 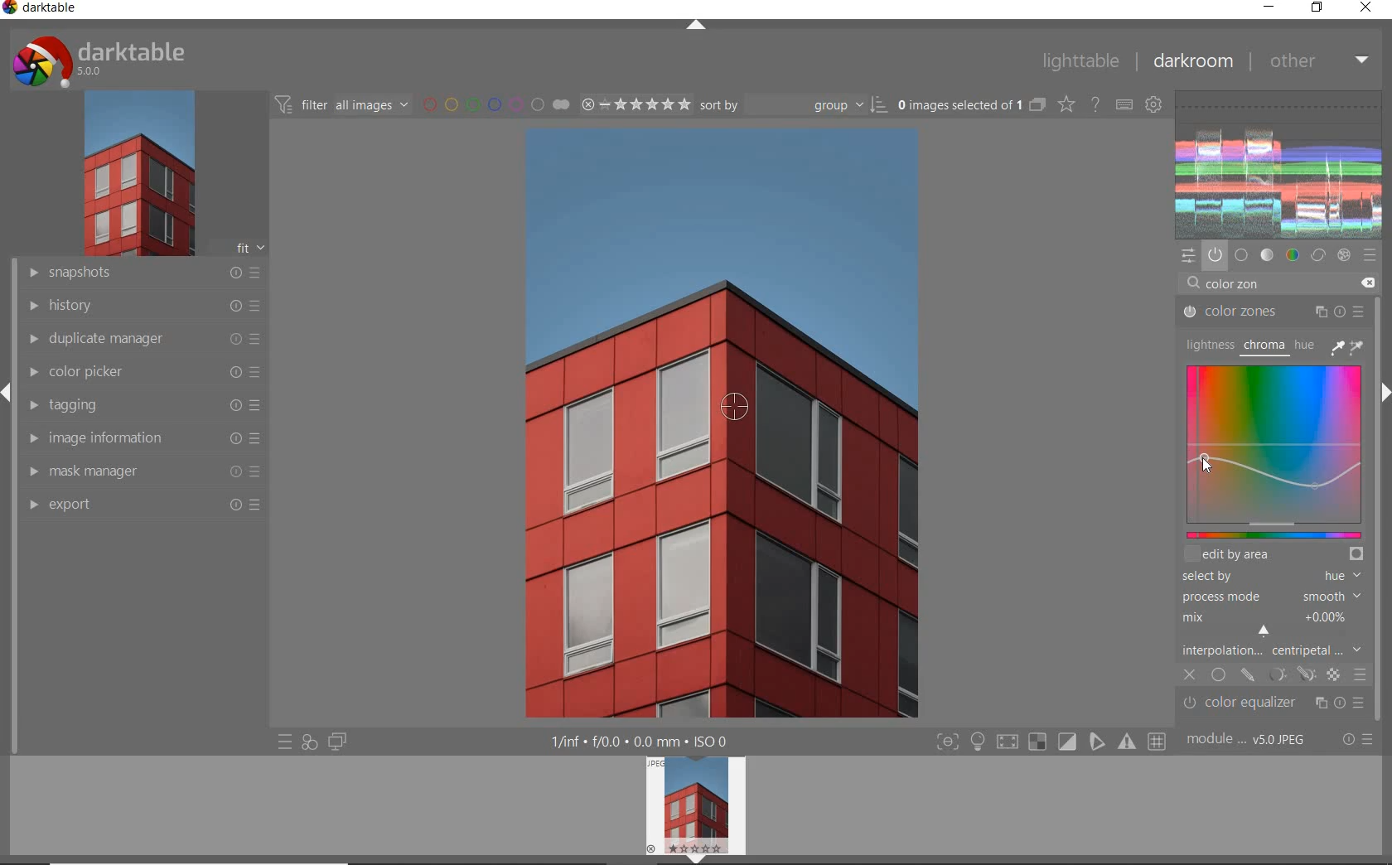 I want to click on display information, so click(x=640, y=742).